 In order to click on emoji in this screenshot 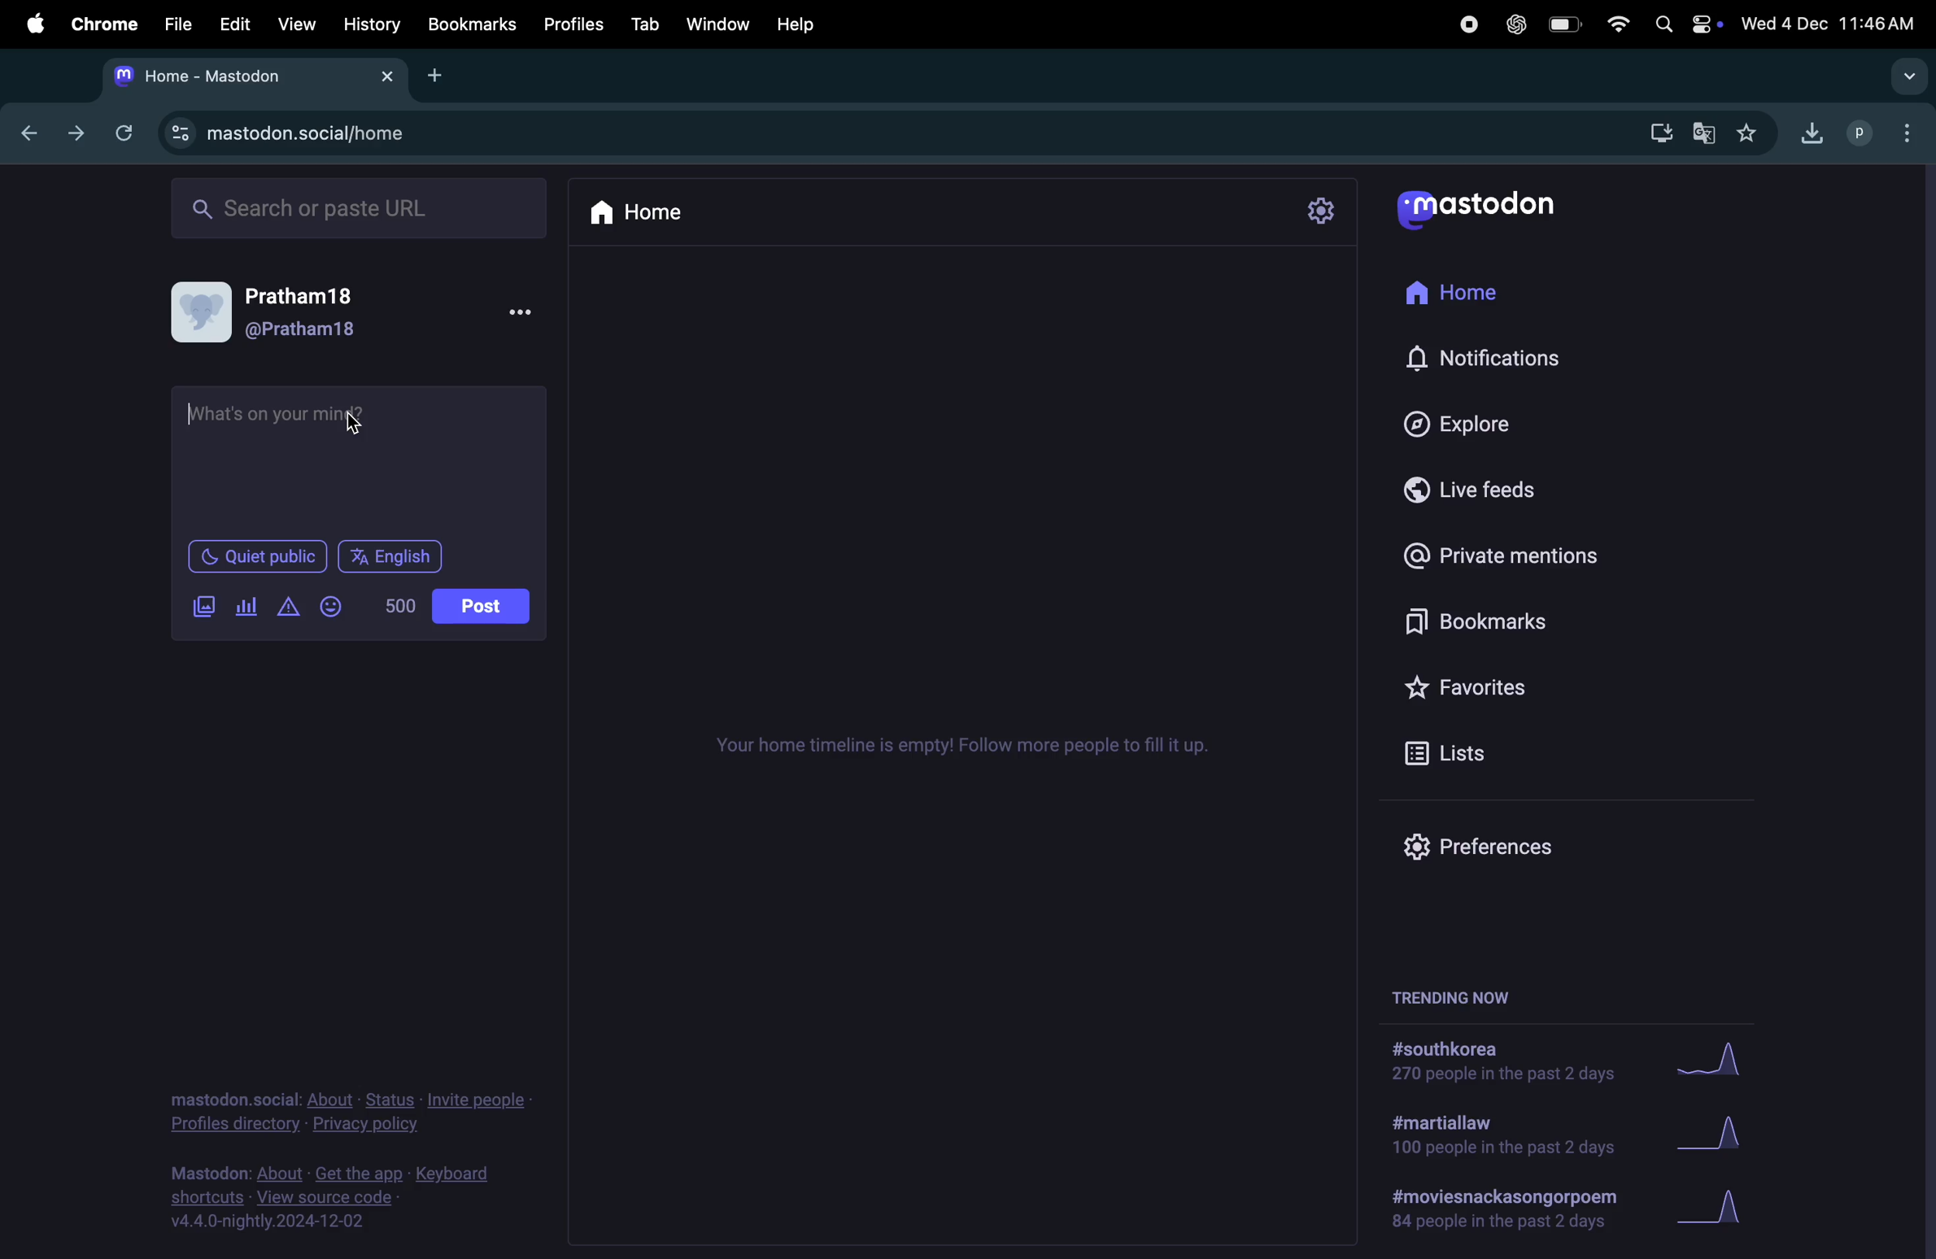, I will do `click(338, 605)`.